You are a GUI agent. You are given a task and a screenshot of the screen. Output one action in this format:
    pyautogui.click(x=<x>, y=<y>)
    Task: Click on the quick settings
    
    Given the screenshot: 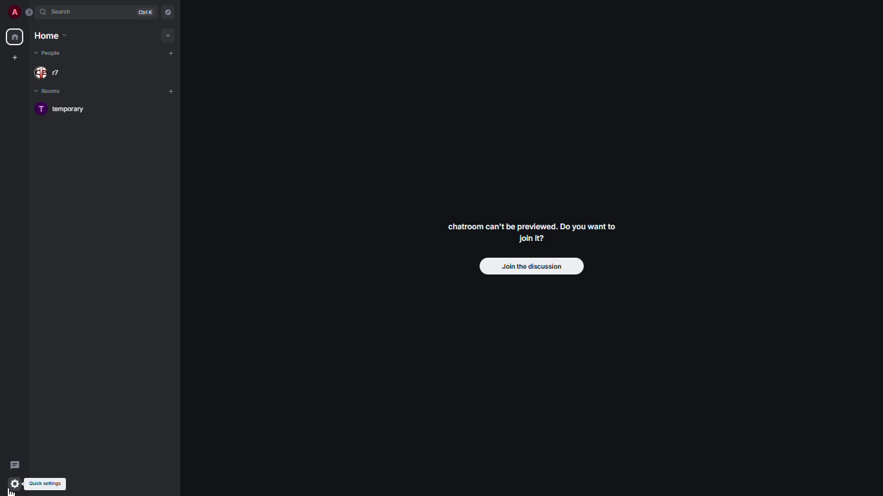 What is the action you would take?
    pyautogui.click(x=16, y=484)
    